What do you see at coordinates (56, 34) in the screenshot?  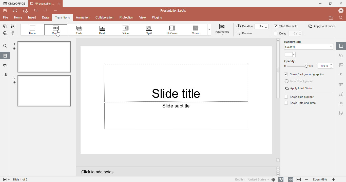 I see `Cursor on mode` at bounding box center [56, 34].